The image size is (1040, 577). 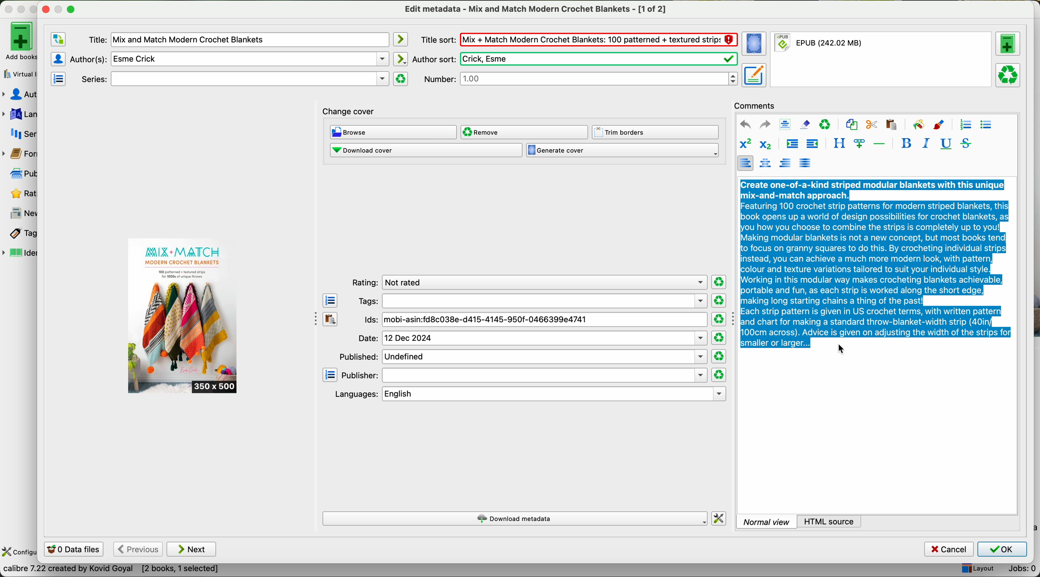 I want to click on decrease indentation, so click(x=811, y=145).